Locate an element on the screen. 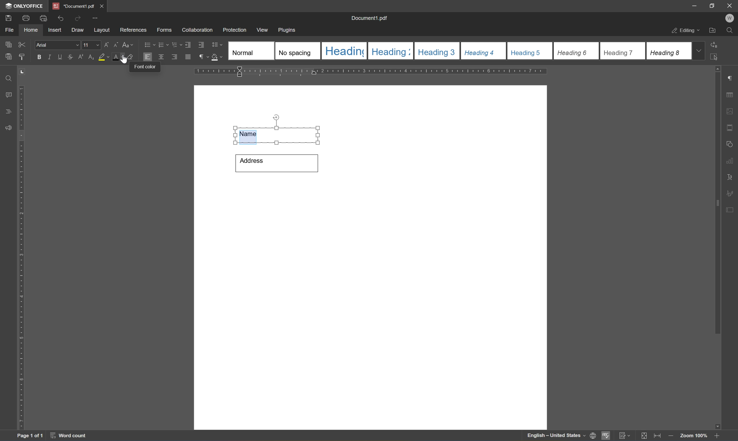  align center is located at coordinates (161, 57).